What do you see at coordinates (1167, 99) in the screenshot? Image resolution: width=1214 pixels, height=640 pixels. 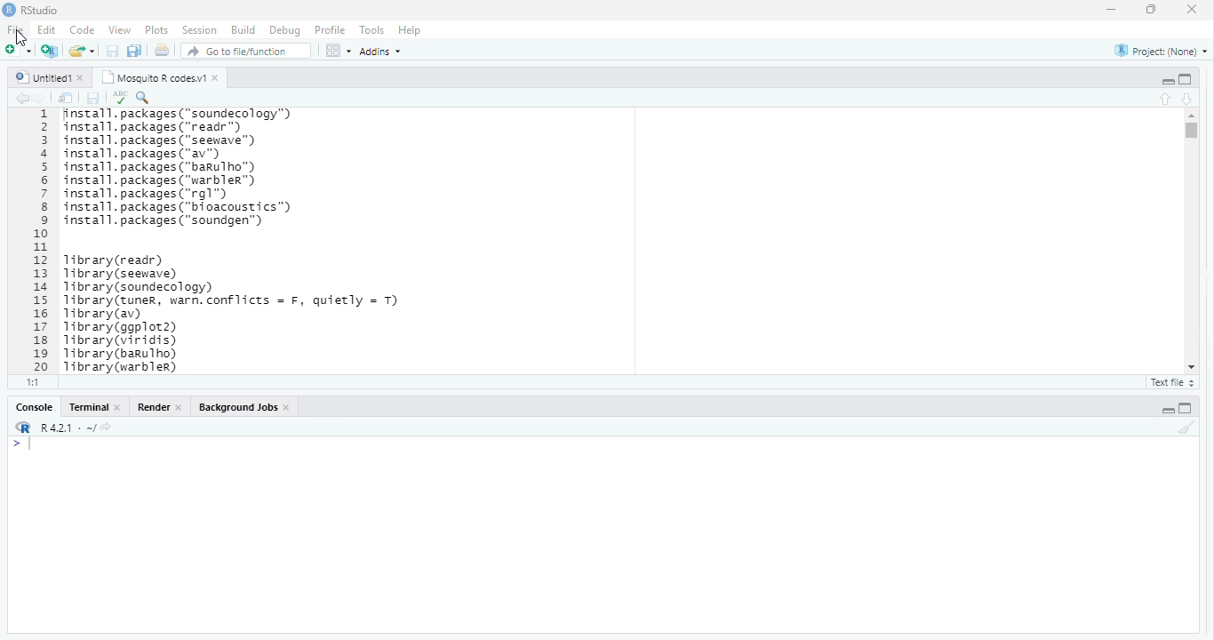 I see `top` at bounding box center [1167, 99].